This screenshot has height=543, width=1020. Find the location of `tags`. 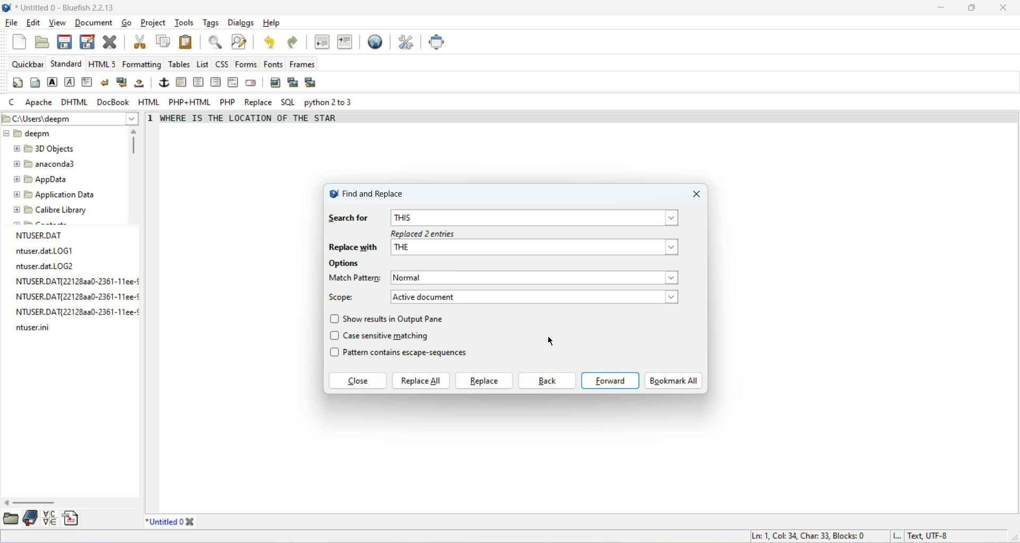

tags is located at coordinates (209, 23).